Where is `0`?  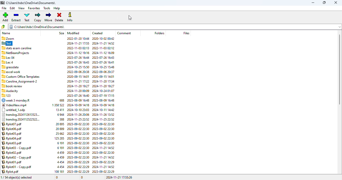
0 is located at coordinates (82, 177).